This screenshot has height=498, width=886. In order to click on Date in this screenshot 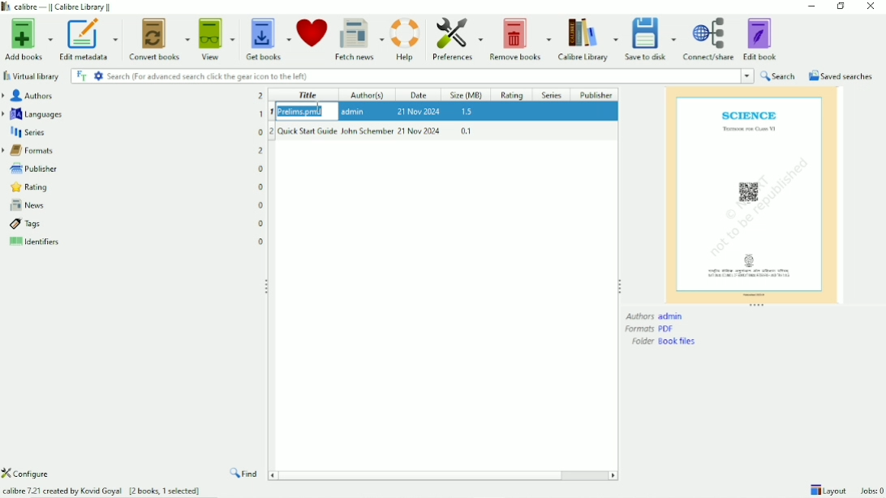, I will do `click(421, 95)`.